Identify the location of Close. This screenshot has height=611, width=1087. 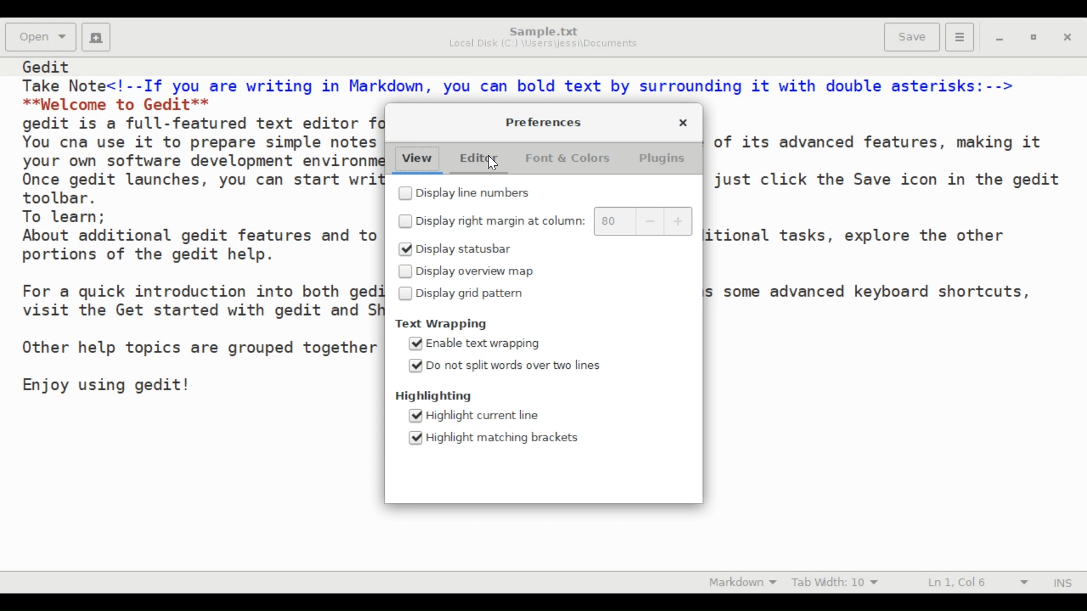
(682, 123).